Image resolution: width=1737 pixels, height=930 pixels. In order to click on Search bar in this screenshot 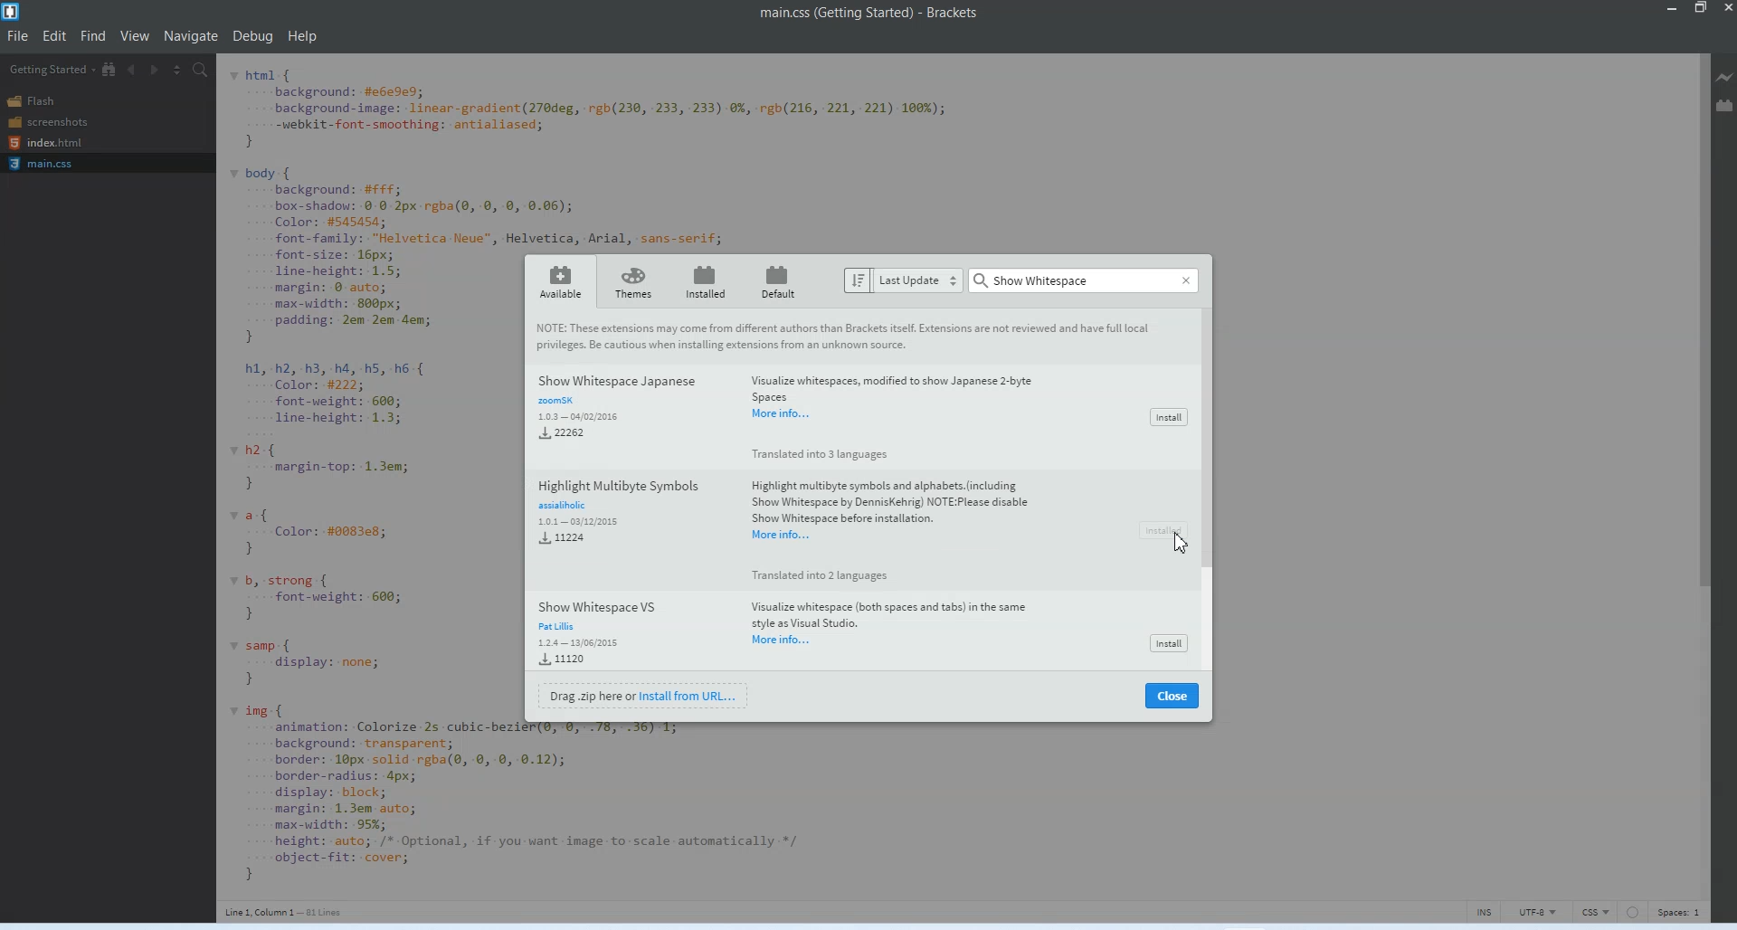, I will do `click(1084, 280)`.